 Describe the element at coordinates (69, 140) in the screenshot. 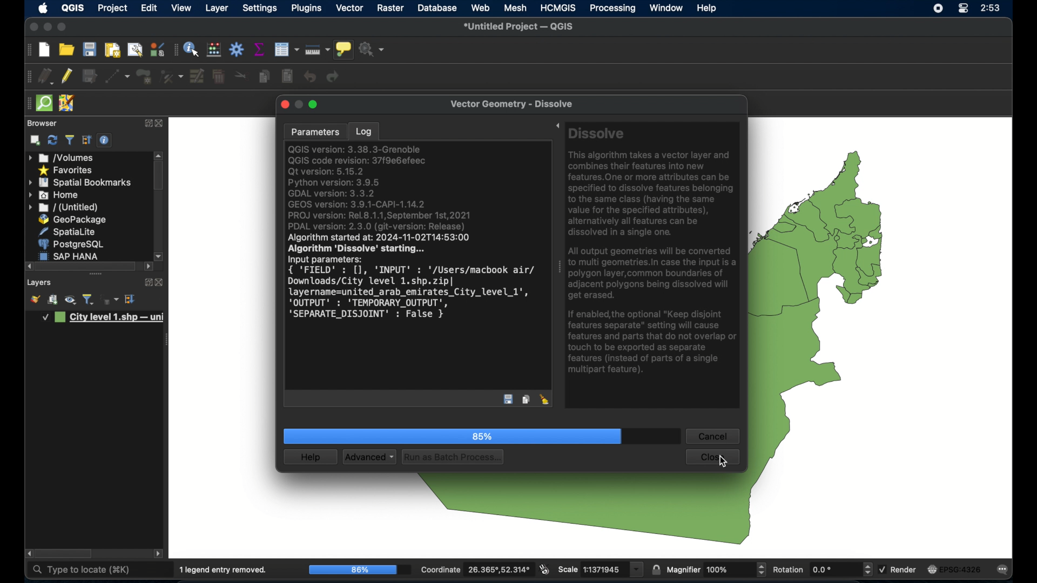

I see `filter legend` at that location.